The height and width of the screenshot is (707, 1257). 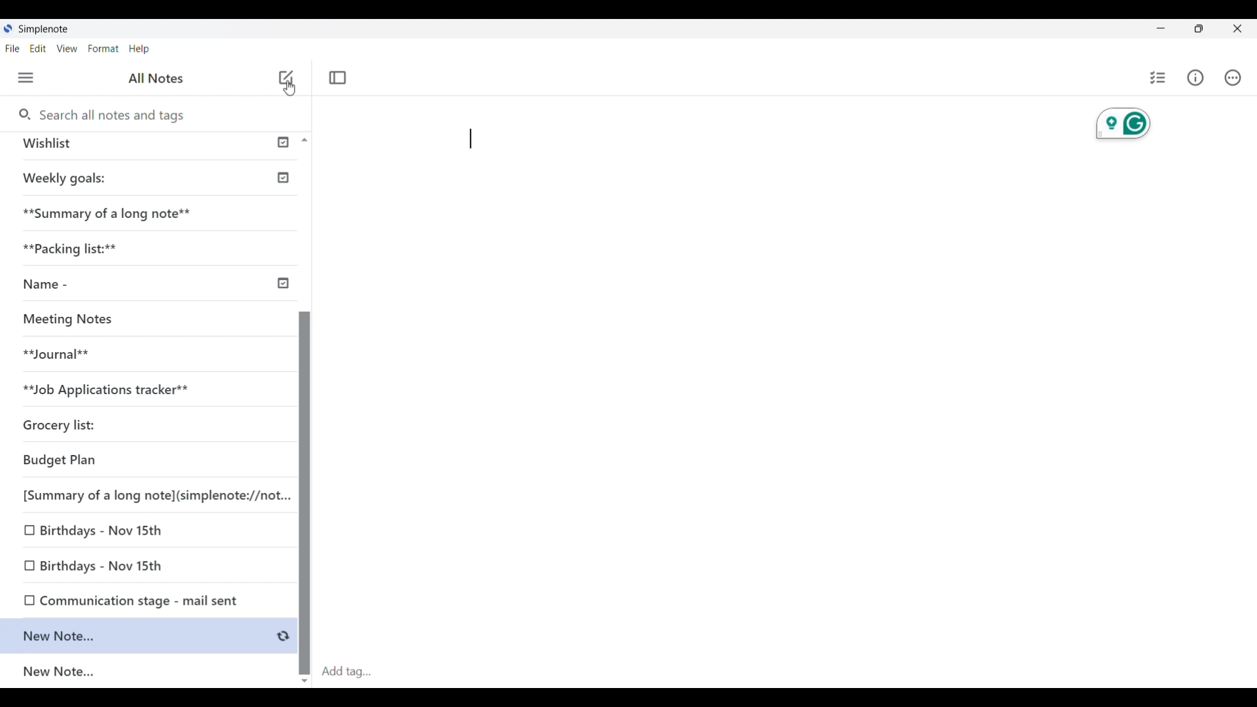 What do you see at coordinates (308, 681) in the screenshot?
I see `scroll down` at bounding box center [308, 681].